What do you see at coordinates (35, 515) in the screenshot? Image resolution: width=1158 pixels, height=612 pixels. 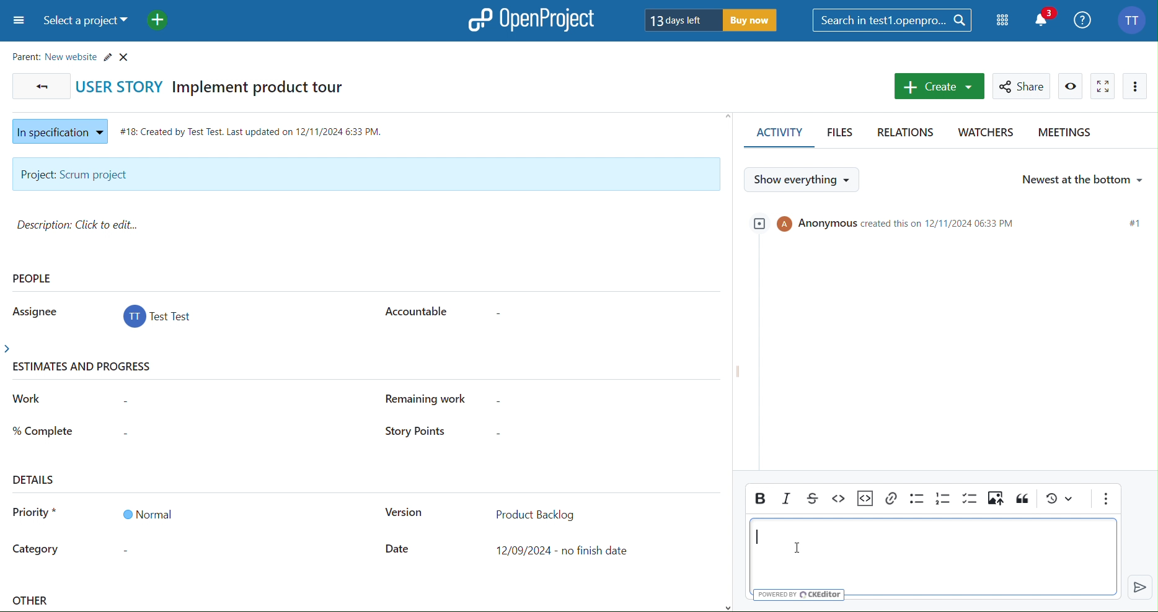 I see `Priority` at bounding box center [35, 515].